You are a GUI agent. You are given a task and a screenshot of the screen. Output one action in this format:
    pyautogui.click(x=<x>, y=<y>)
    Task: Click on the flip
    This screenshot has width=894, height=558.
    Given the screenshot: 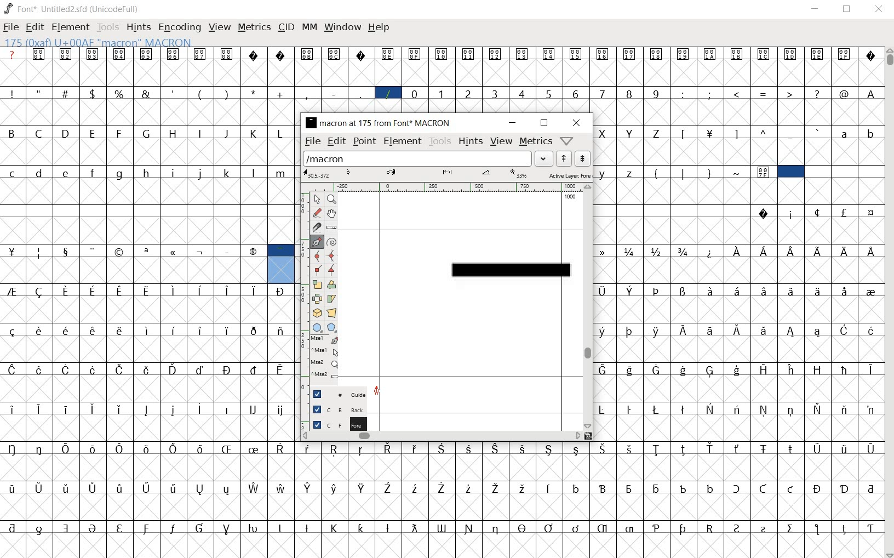 What is the action you would take?
    pyautogui.click(x=317, y=298)
    